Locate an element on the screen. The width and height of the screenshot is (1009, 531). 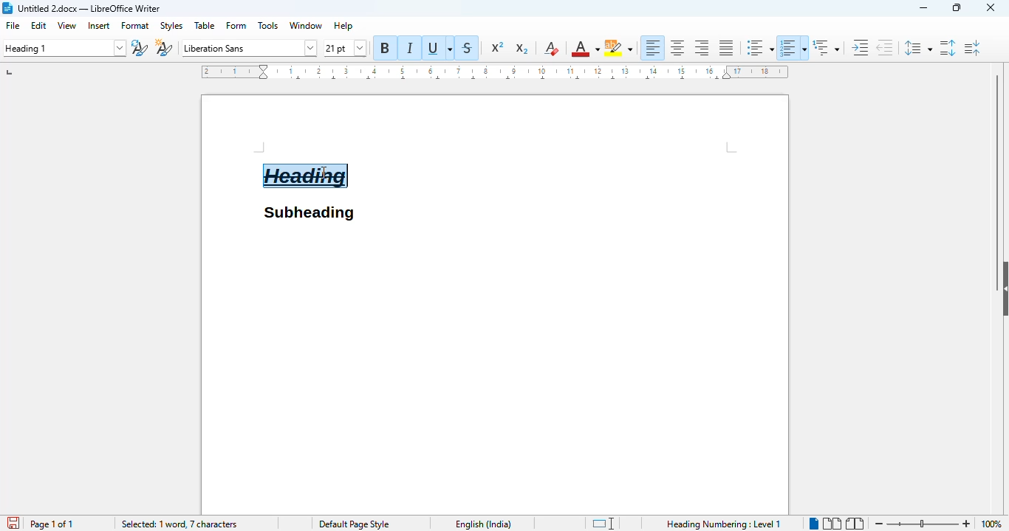
book view is located at coordinates (854, 524).